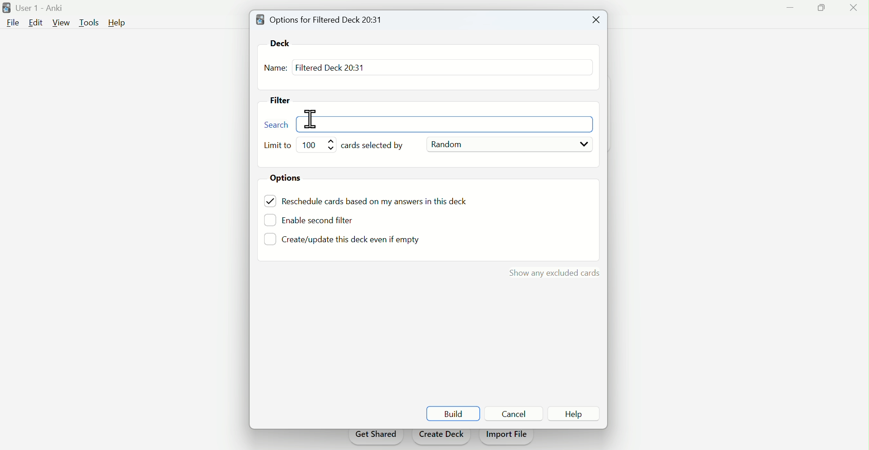 The image size is (869, 450). I want to click on View, so click(62, 23).